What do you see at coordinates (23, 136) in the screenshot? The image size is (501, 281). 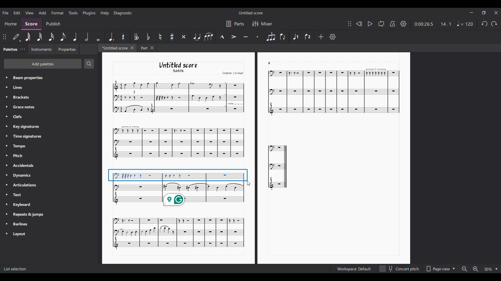 I see `» Time signature:` at bounding box center [23, 136].